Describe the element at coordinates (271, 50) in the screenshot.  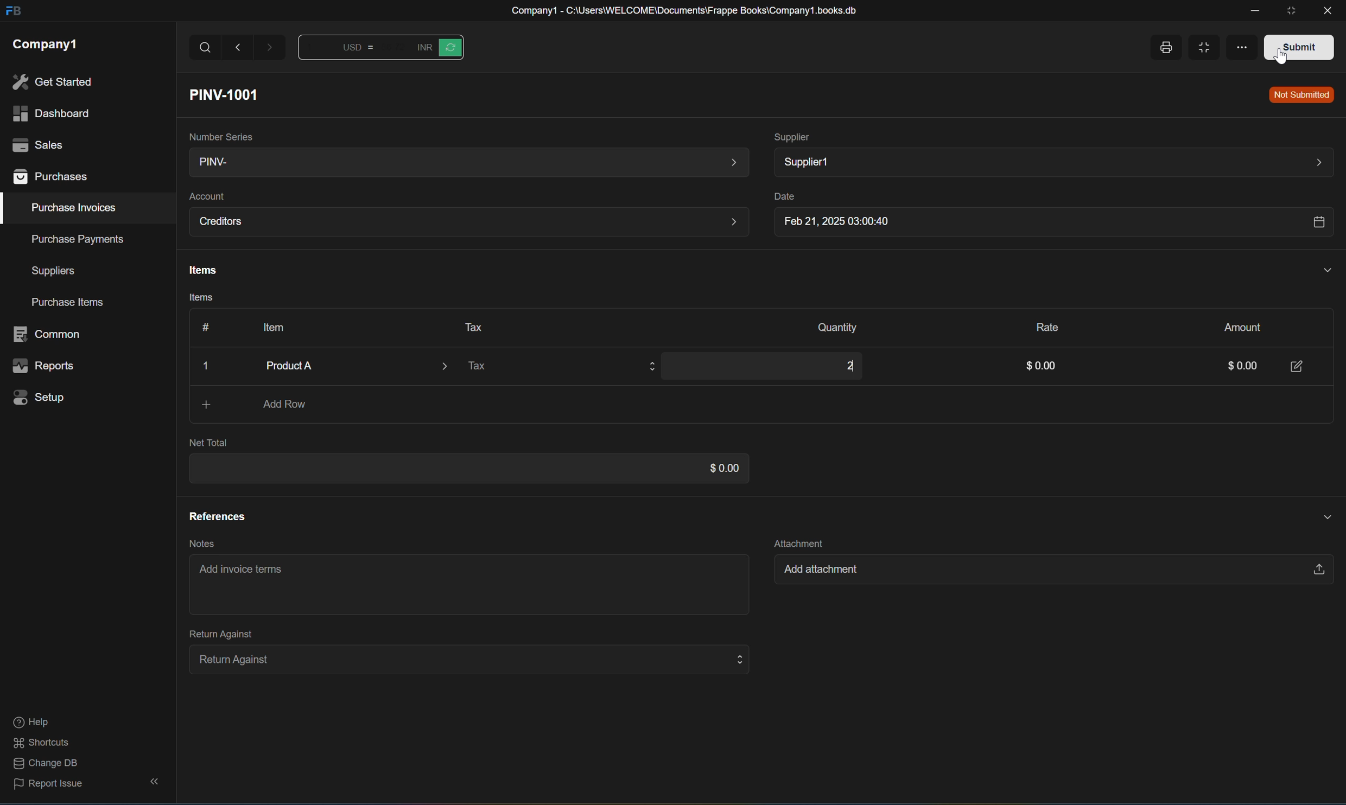
I see `Forward` at that location.